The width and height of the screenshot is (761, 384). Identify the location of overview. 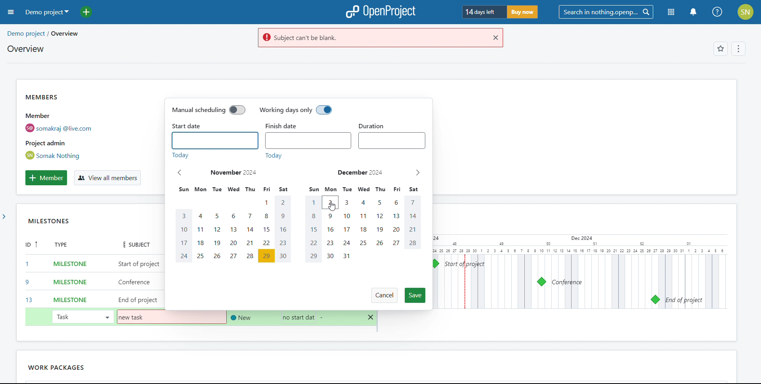
(25, 49).